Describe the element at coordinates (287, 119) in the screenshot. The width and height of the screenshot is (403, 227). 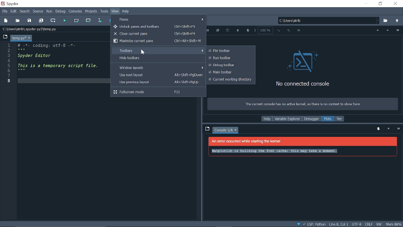
I see `Variable explorer` at that location.